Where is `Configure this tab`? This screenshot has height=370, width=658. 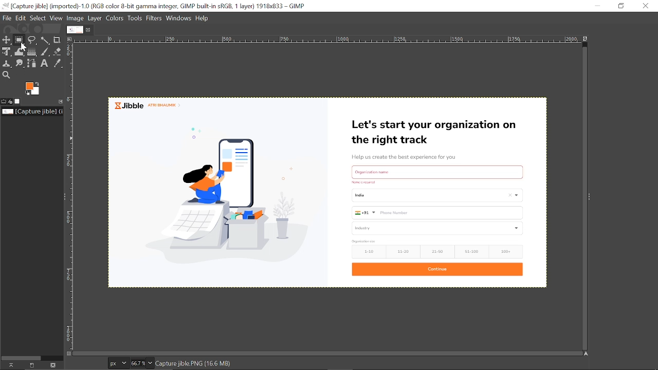
Configure this tab is located at coordinates (61, 101).